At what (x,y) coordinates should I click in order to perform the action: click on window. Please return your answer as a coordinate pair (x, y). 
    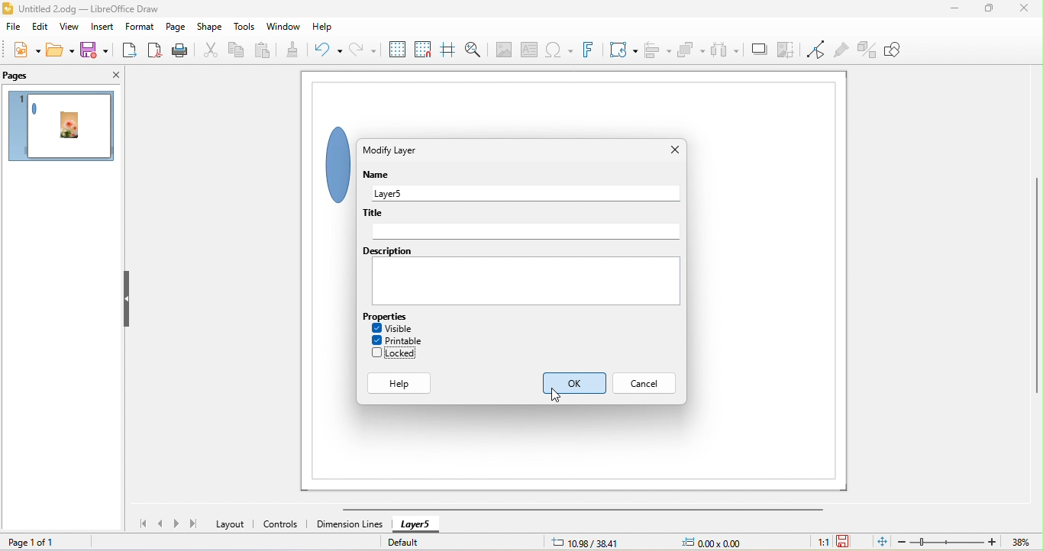
    Looking at the image, I should click on (283, 27).